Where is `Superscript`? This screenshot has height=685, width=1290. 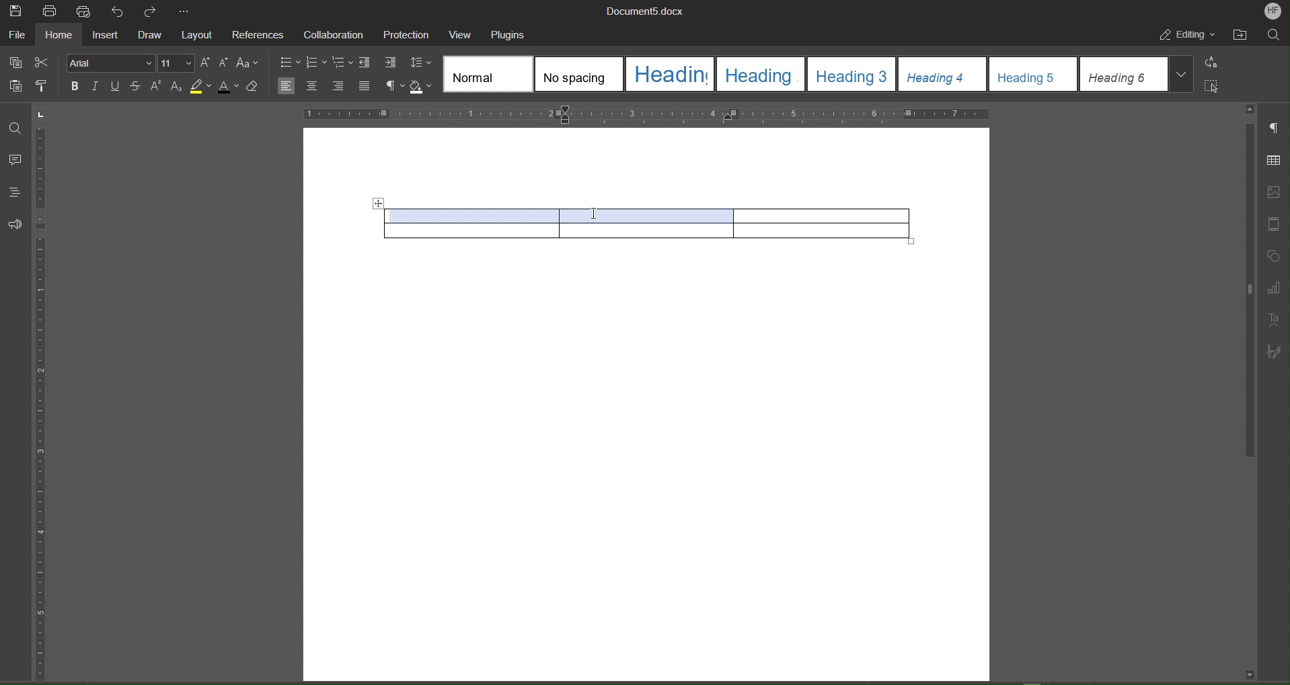 Superscript is located at coordinates (157, 87).